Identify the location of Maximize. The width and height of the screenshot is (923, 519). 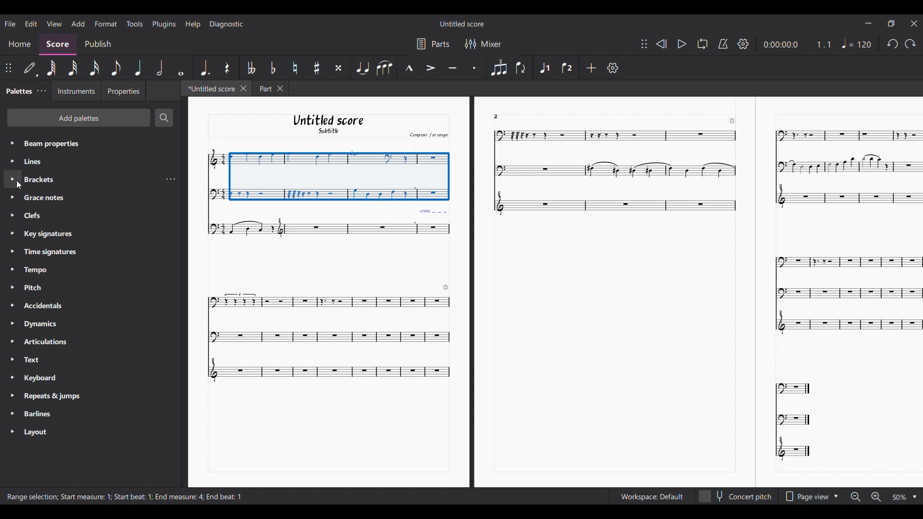
(891, 25).